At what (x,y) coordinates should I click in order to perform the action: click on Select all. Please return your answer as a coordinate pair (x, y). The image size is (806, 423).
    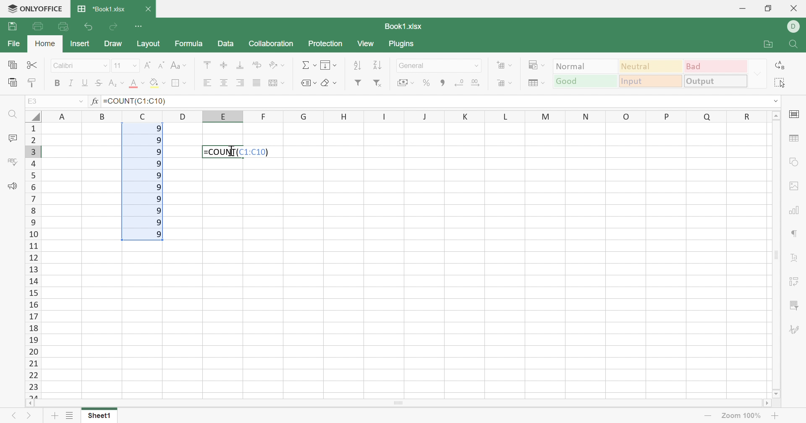
    Looking at the image, I should click on (780, 81).